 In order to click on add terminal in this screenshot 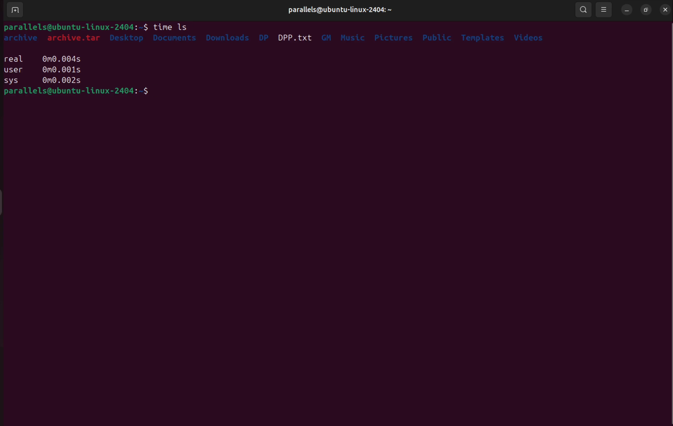, I will do `click(18, 10)`.